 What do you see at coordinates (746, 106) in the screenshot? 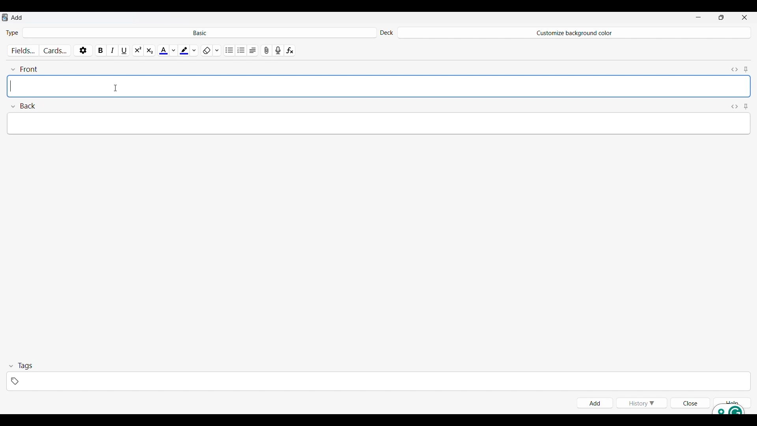
I see `Toggle sticky` at bounding box center [746, 106].